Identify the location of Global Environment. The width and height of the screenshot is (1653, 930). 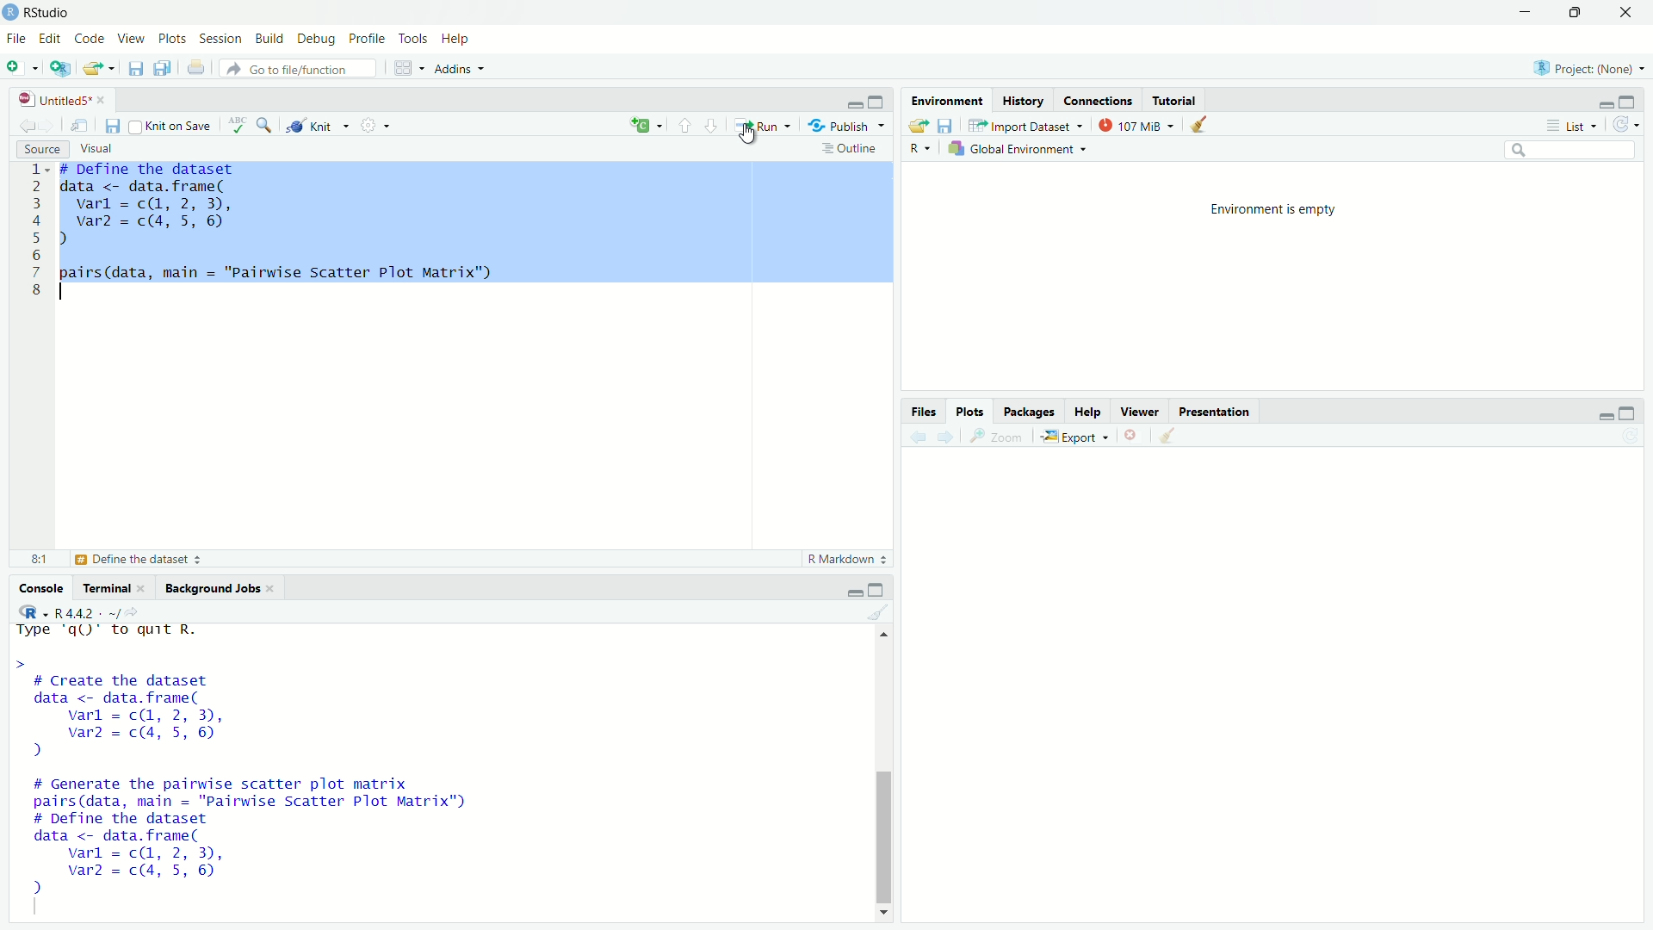
(1021, 148).